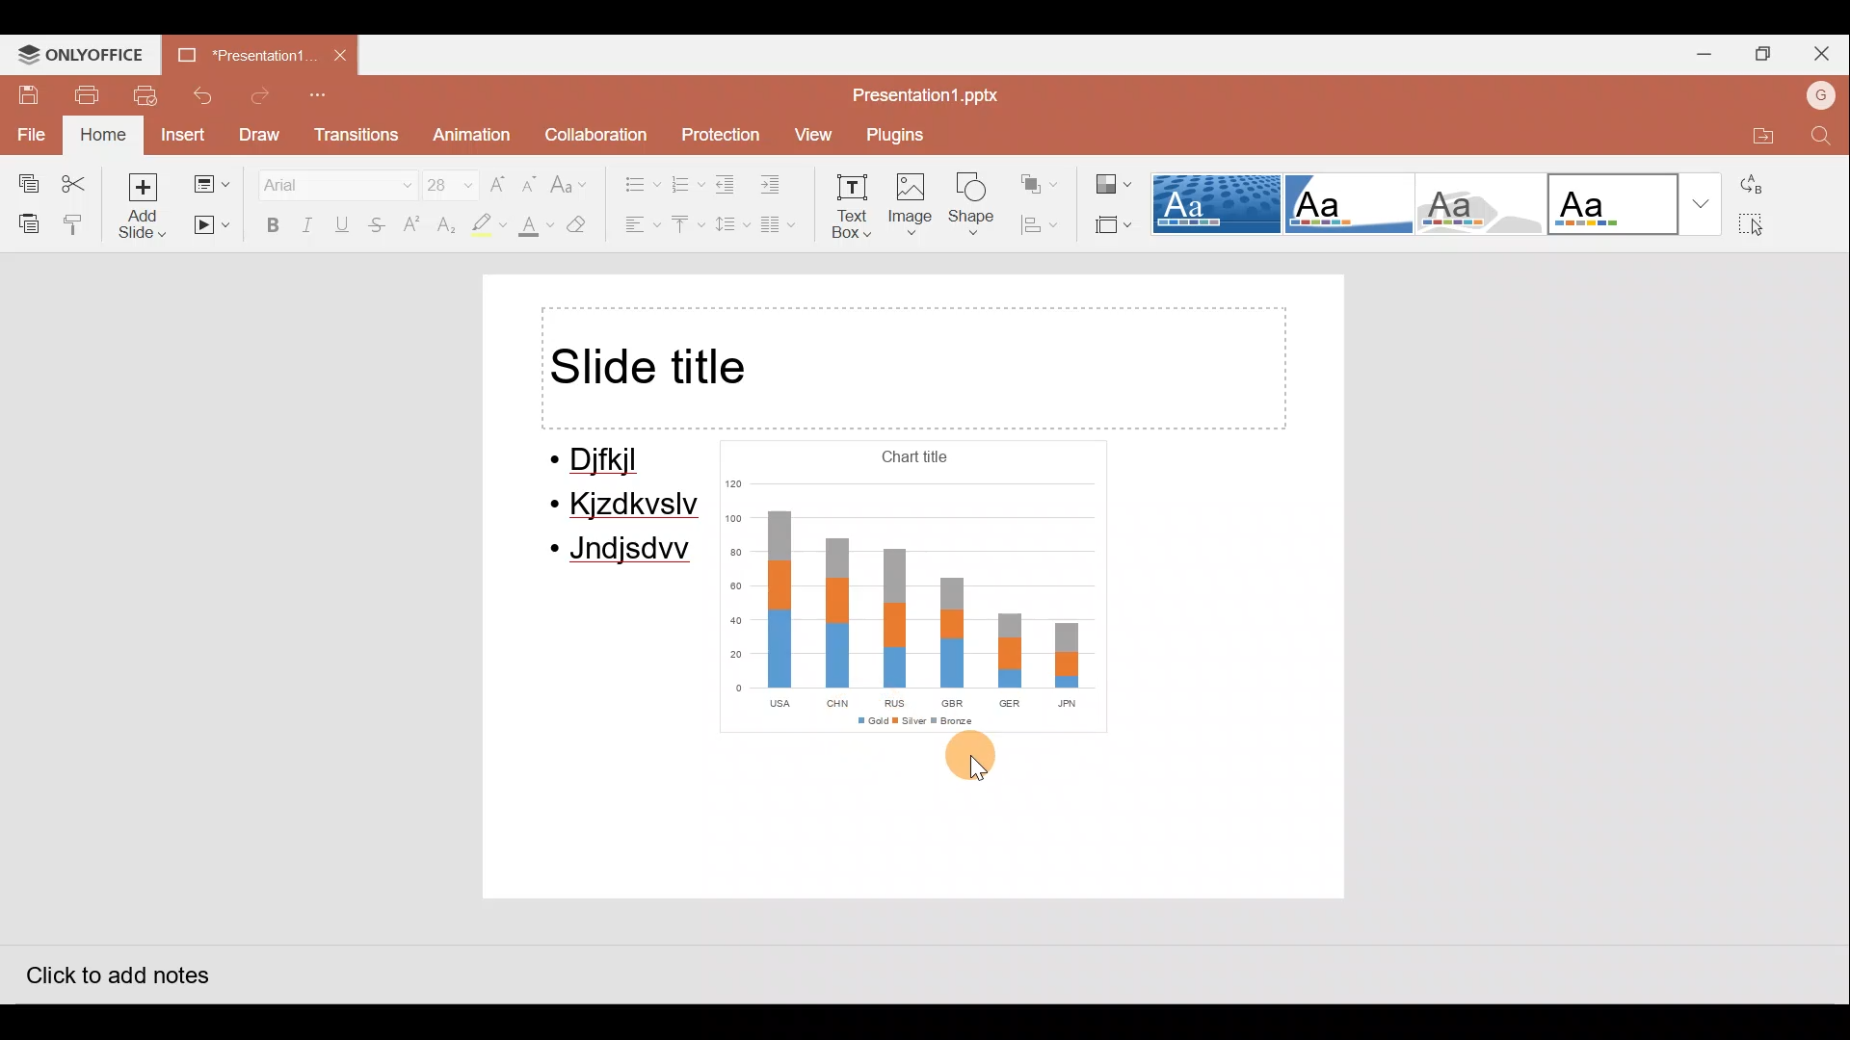  I want to click on Plugins, so click(901, 135).